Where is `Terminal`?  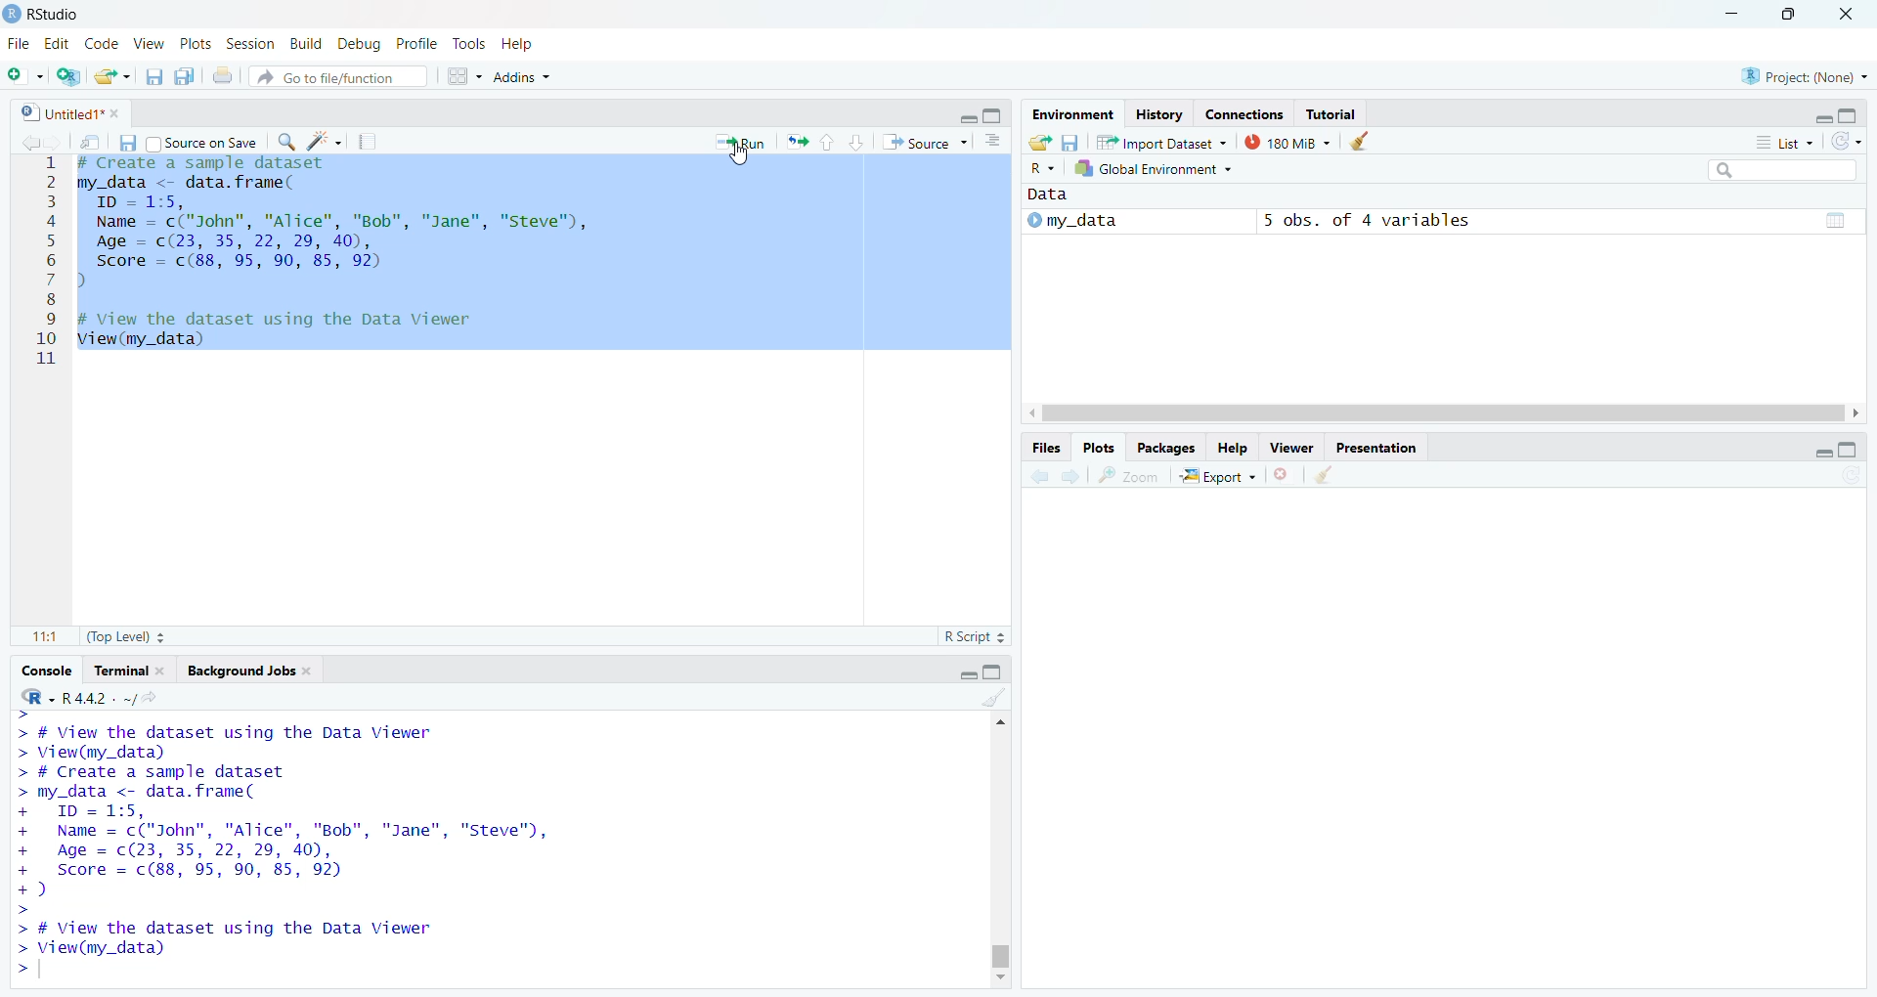
Terminal is located at coordinates (129, 670).